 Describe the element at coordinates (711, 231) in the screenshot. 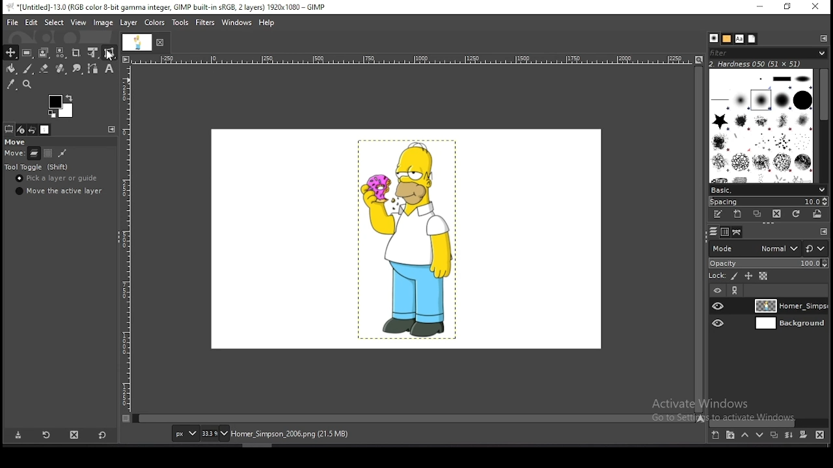

I see `layers` at that location.